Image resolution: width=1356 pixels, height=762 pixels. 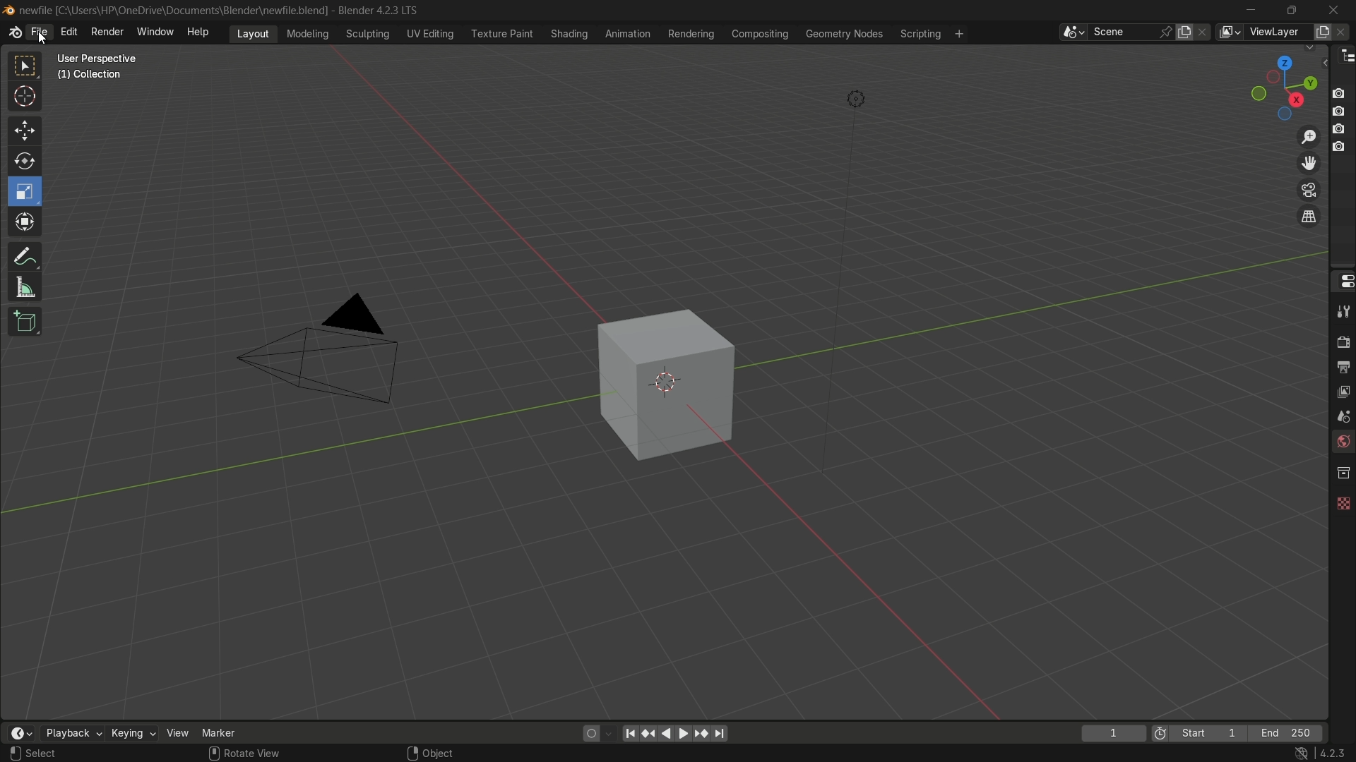 I want to click on Collection, so click(x=92, y=78).